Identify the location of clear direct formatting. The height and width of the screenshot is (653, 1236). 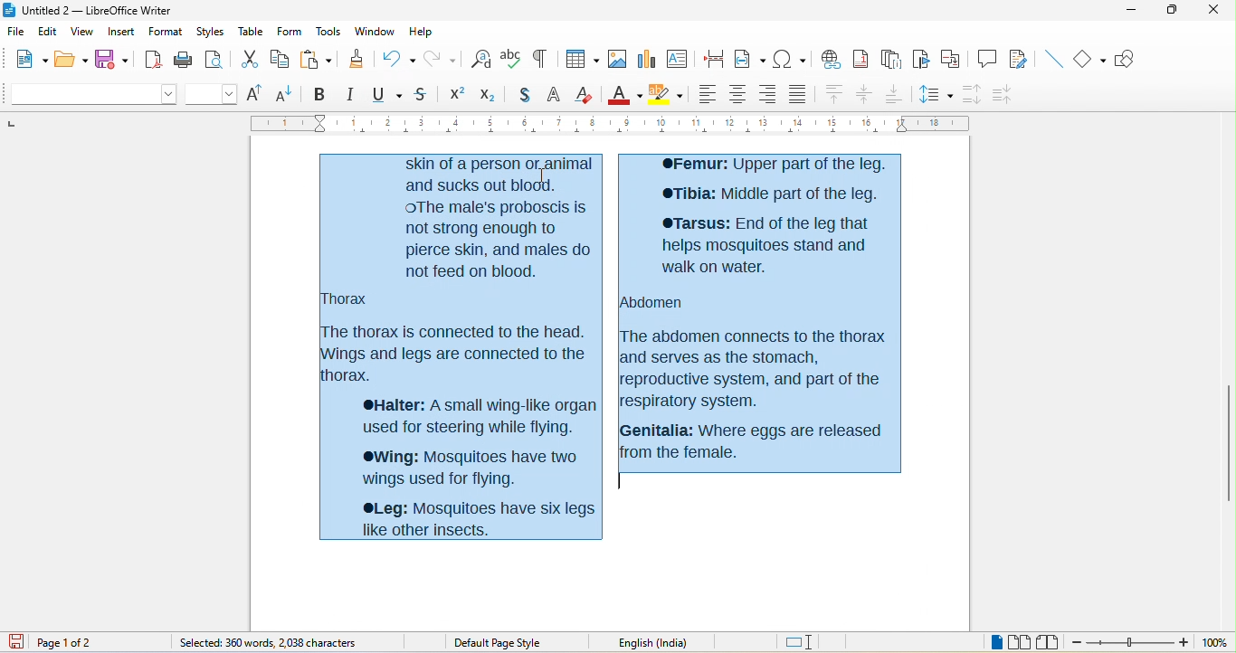
(585, 92).